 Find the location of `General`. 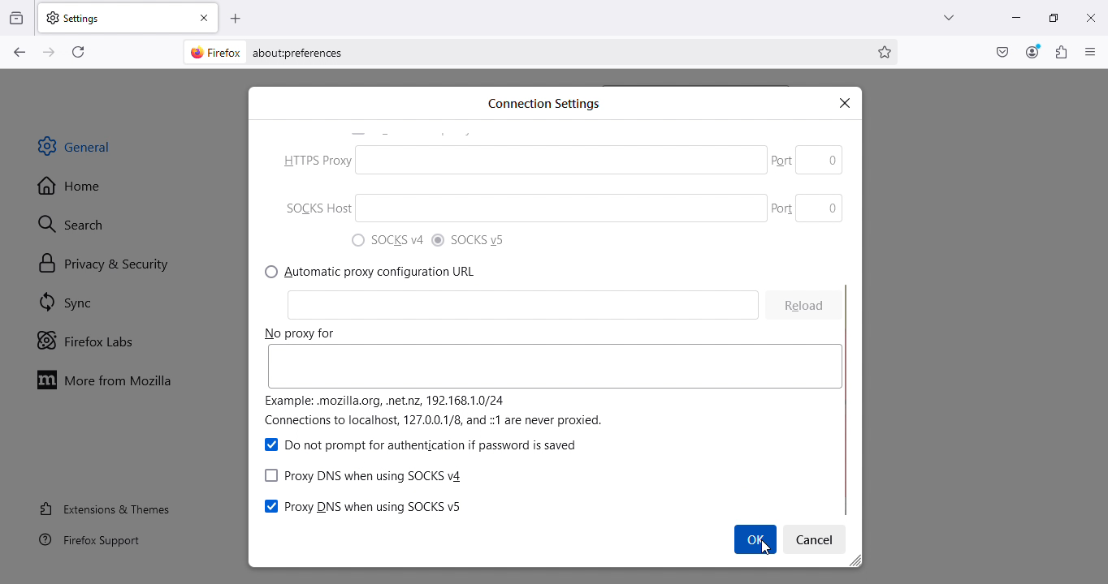

General is located at coordinates (80, 145).